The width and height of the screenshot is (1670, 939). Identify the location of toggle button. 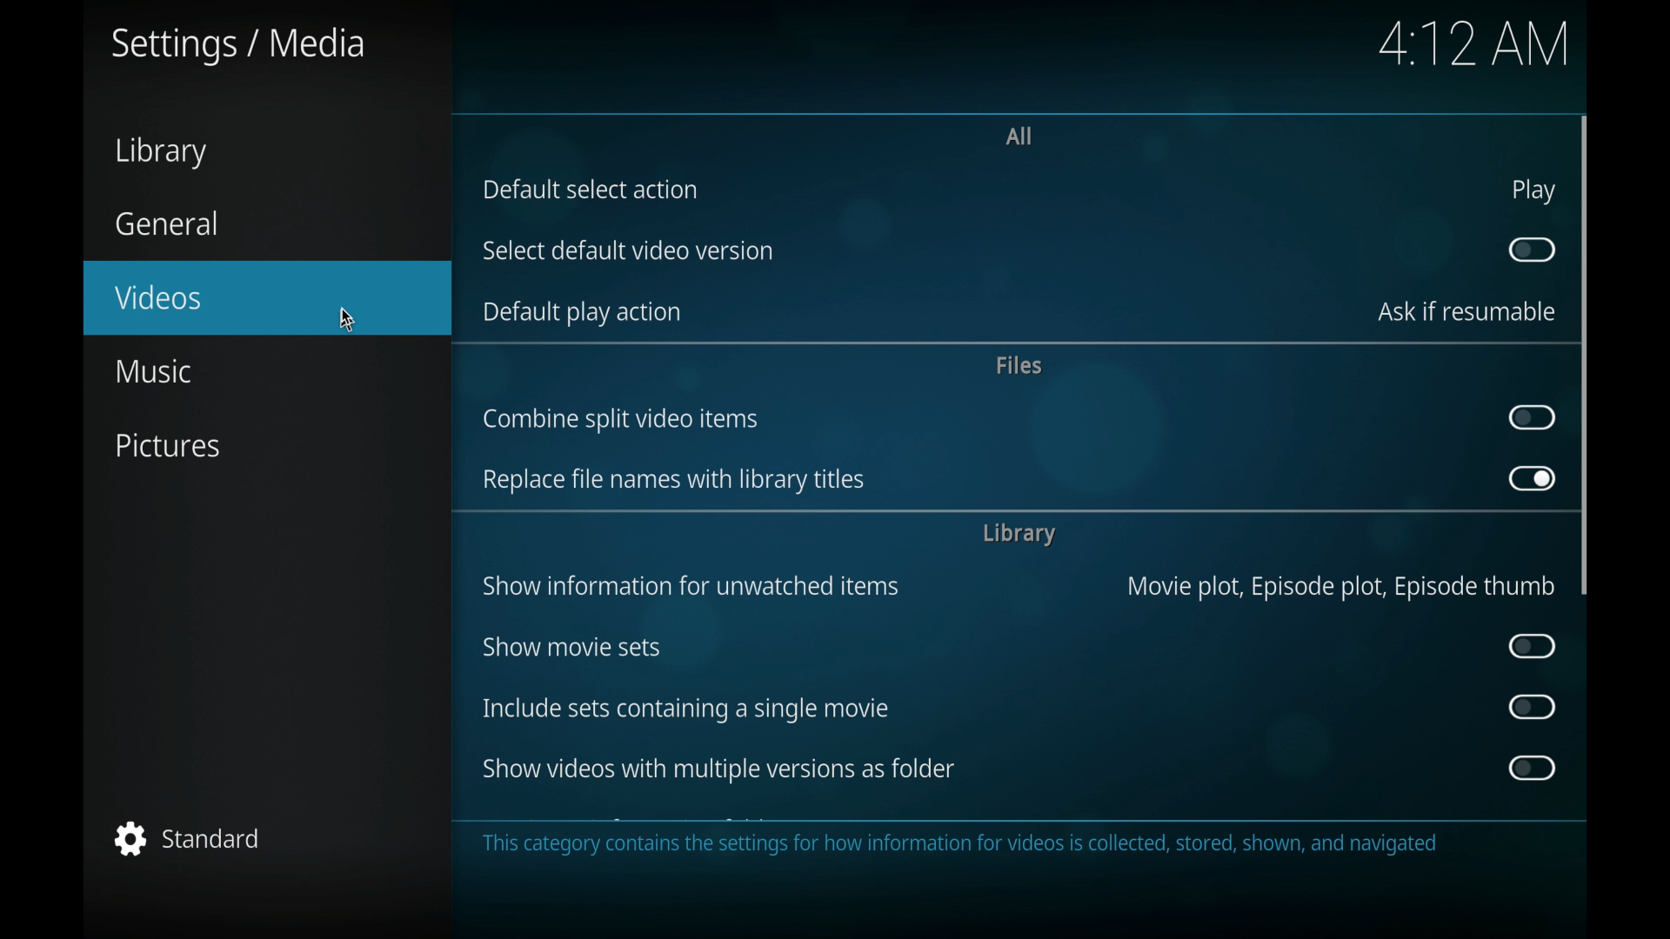
(1533, 646).